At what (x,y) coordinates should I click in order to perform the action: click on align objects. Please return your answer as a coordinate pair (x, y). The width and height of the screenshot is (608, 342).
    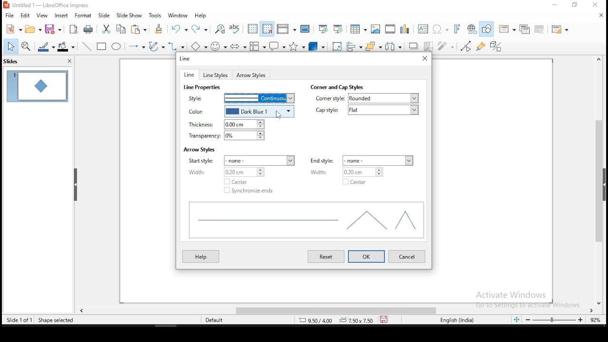
    Looking at the image, I should click on (353, 45).